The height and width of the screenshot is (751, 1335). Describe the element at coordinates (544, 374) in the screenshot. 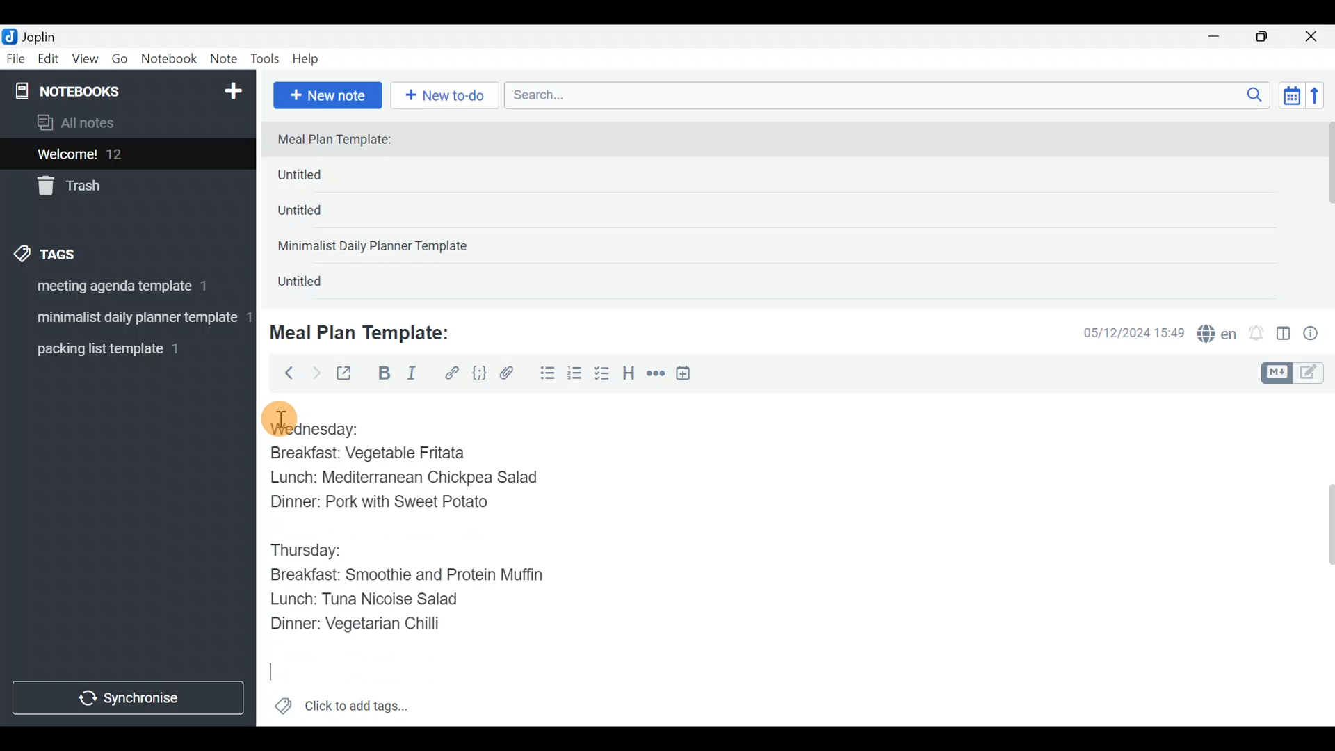

I see `Bulleted list` at that location.